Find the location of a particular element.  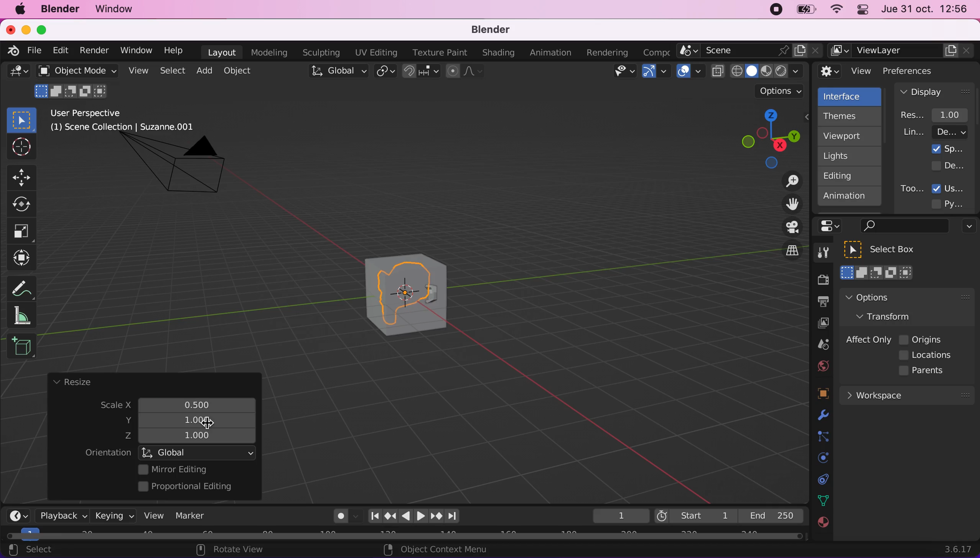

cursor is located at coordinates (206, 425).